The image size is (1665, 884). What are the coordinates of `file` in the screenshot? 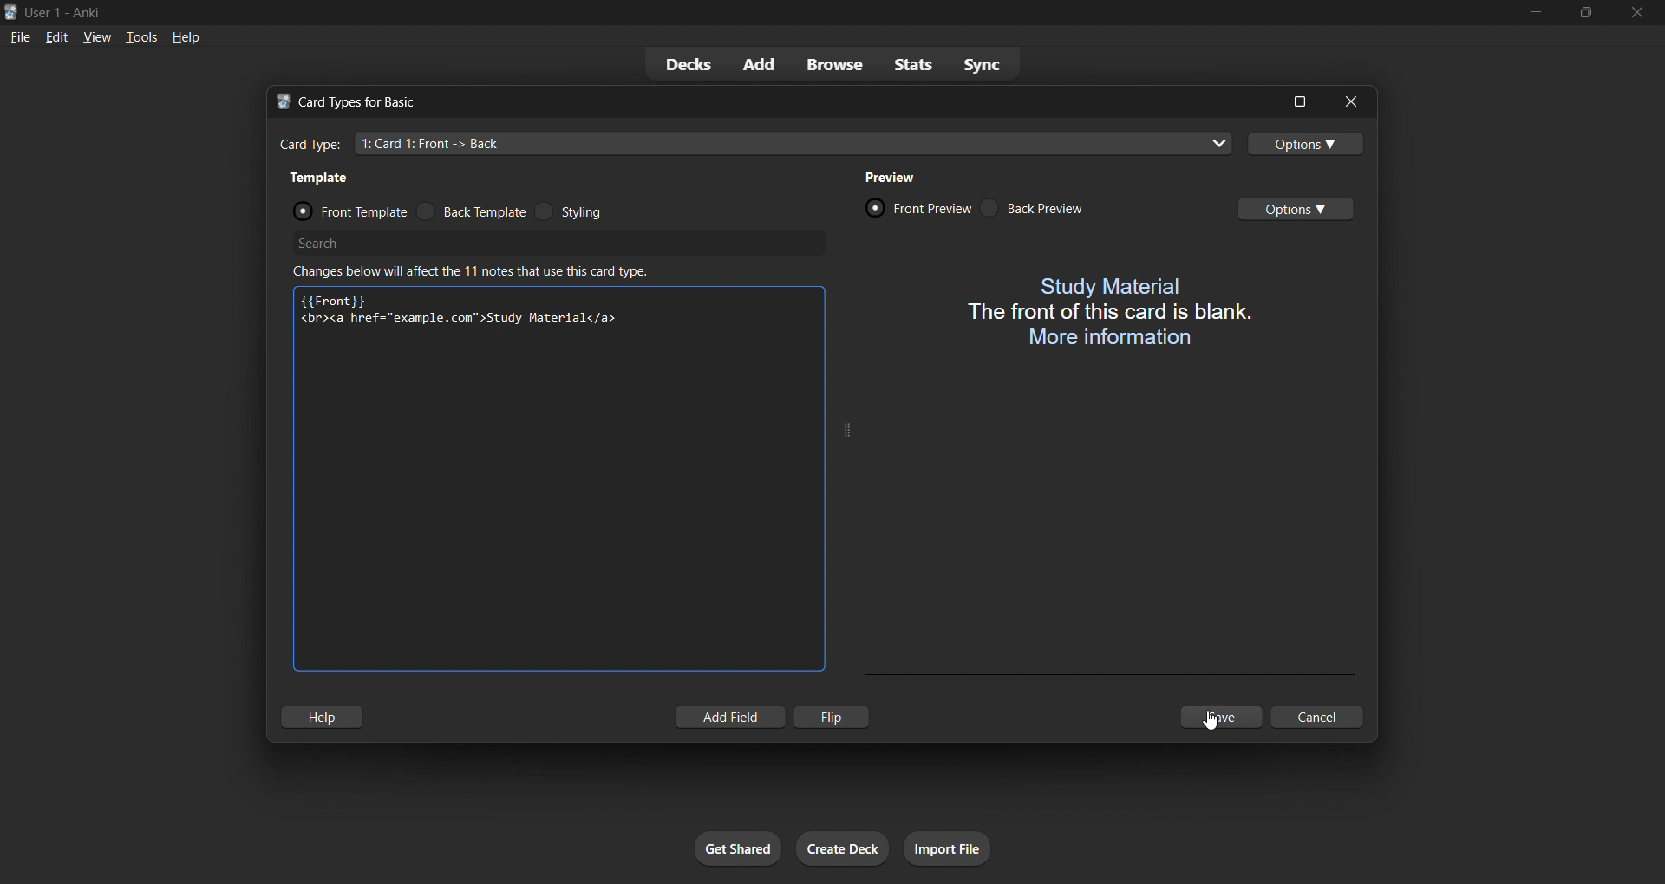 It's located at (22, 36).